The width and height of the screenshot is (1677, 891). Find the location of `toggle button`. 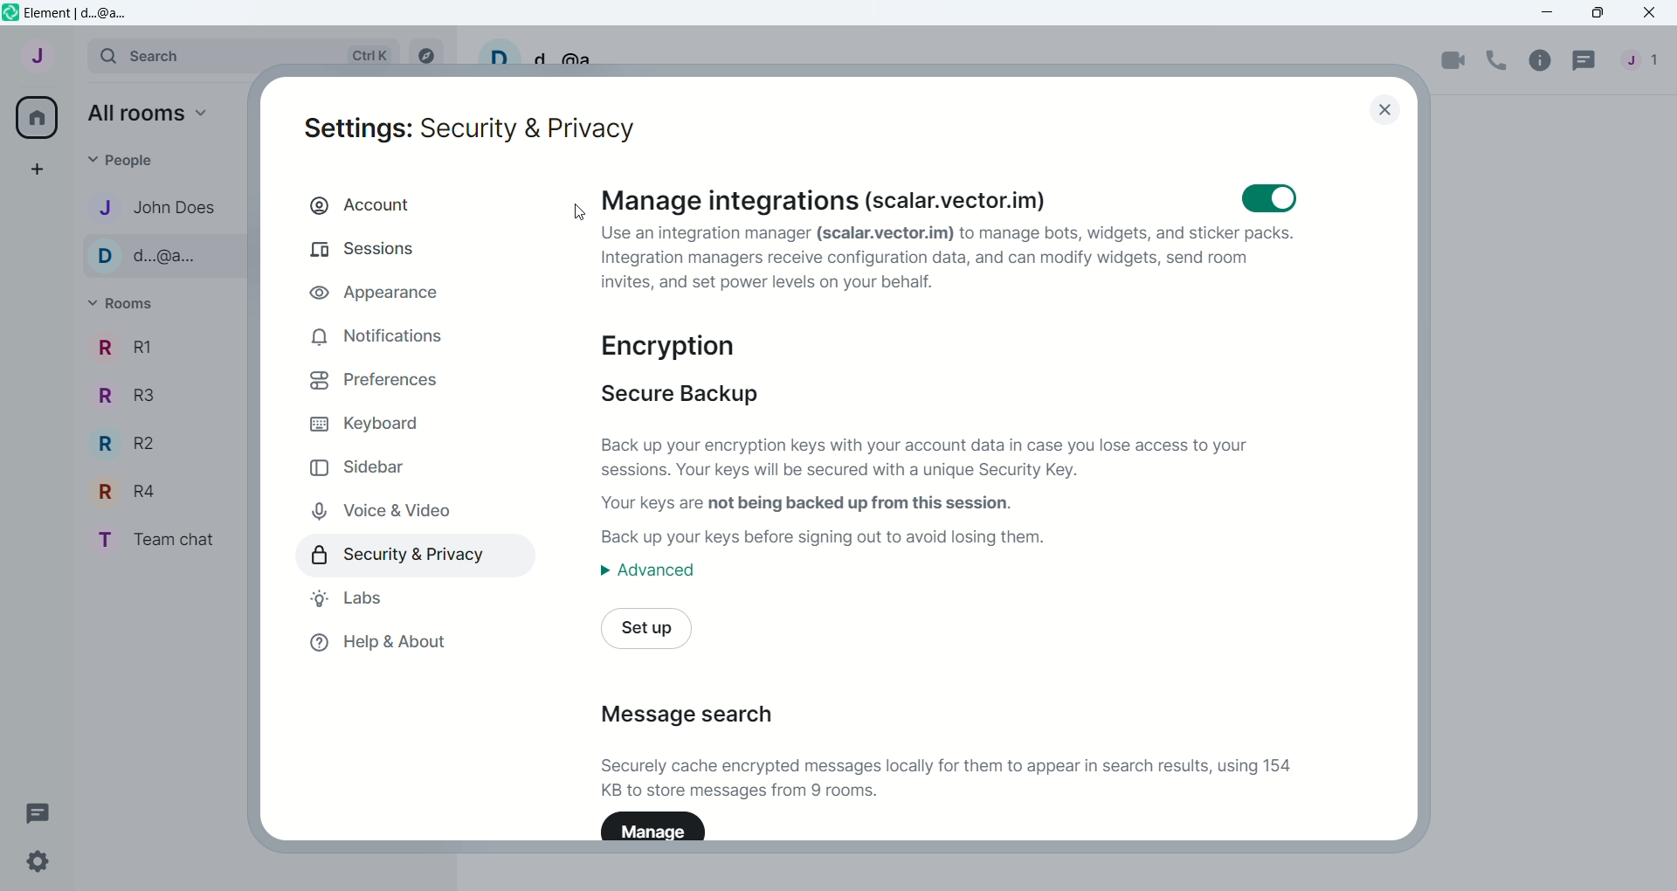

toggle button is located at coordinates (1274, 197).